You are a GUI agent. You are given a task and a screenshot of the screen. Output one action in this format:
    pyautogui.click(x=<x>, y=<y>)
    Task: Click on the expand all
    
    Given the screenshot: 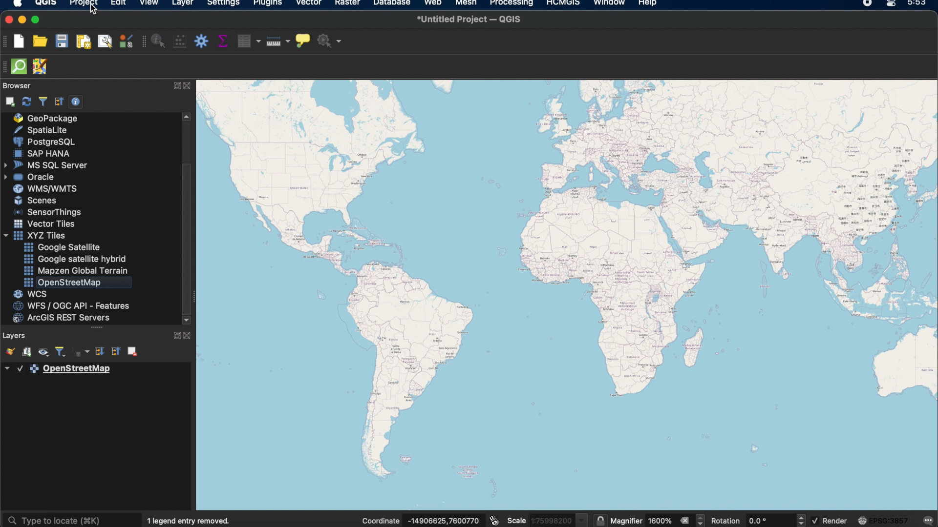 What is the action you would take?
    pyautogui.click(x=99, y=351)
    